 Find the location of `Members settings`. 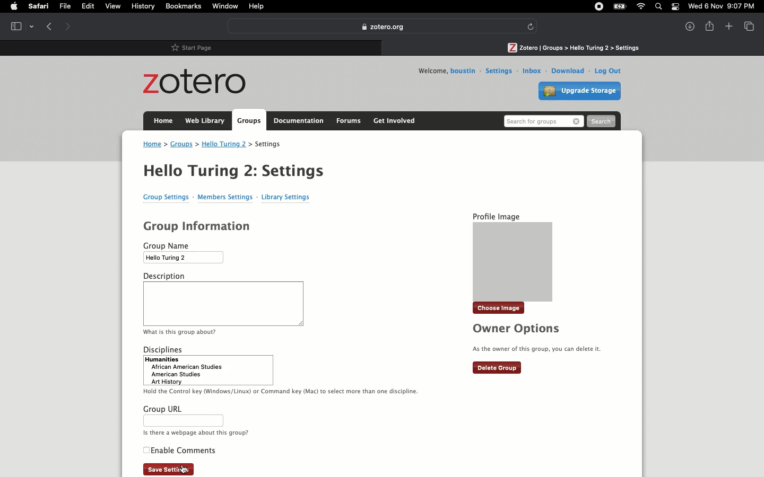

Members settings is located at coordinates (224, 197).